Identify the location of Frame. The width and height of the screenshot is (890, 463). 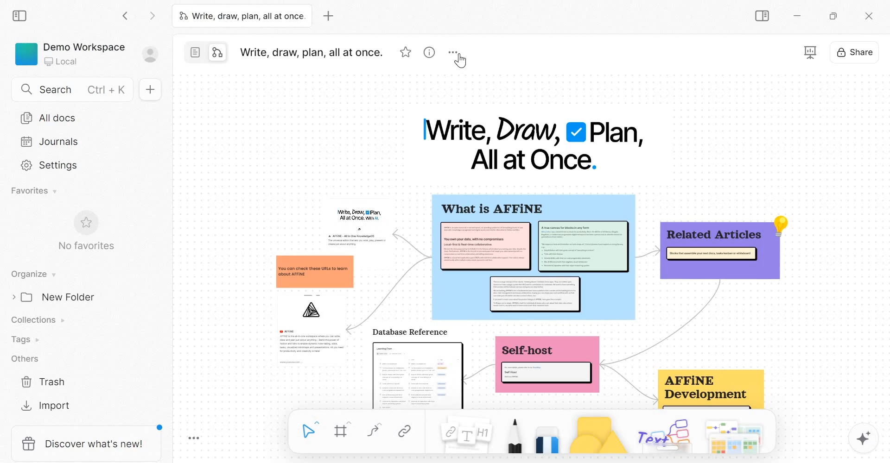
(341, 431).